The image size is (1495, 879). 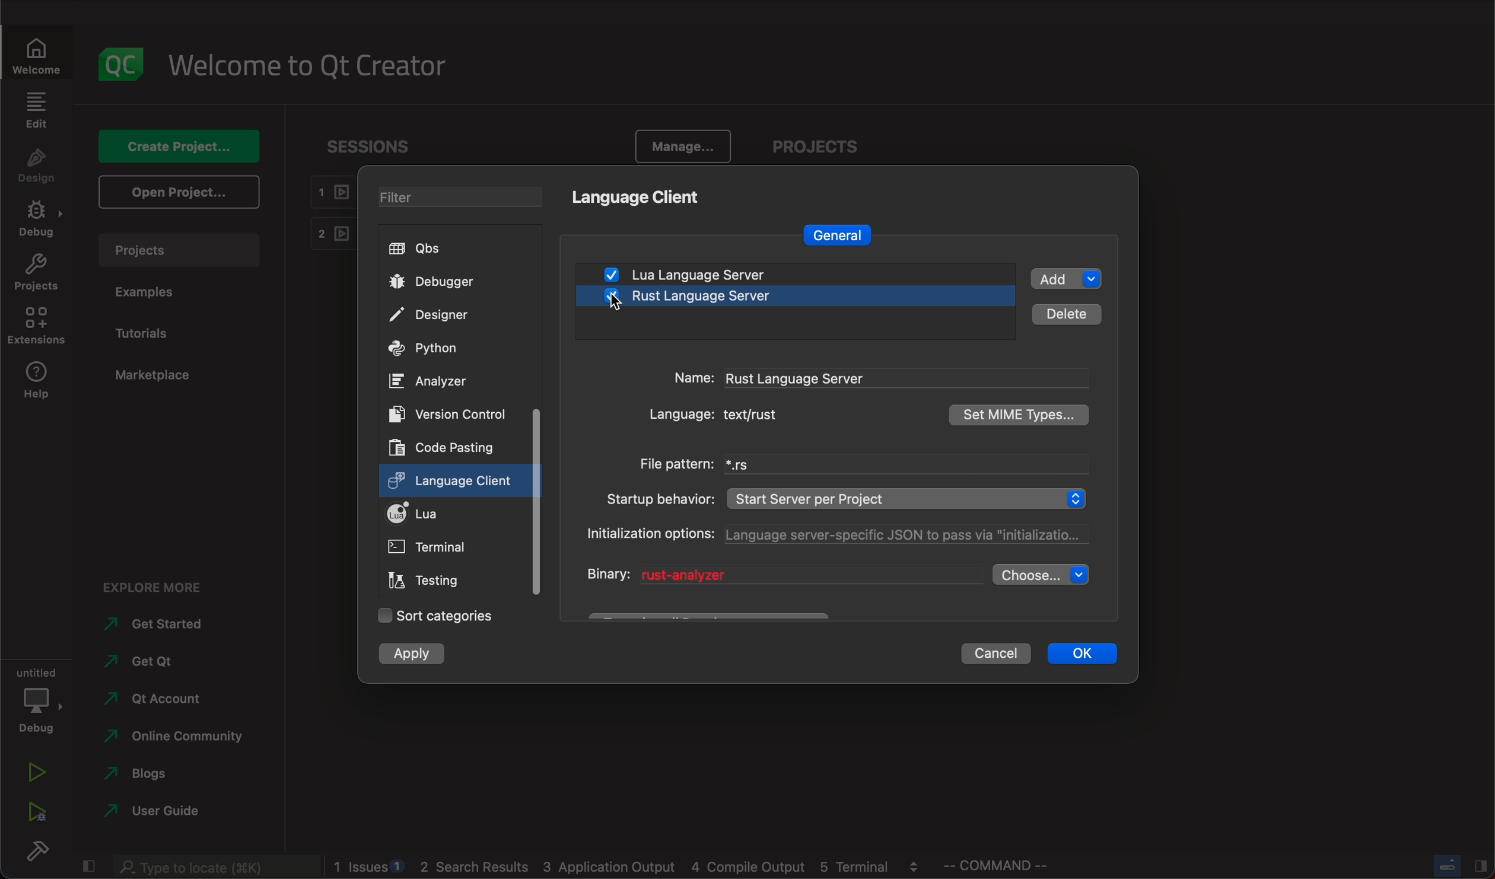 I want to click on debug, so click(x=39, y=699).